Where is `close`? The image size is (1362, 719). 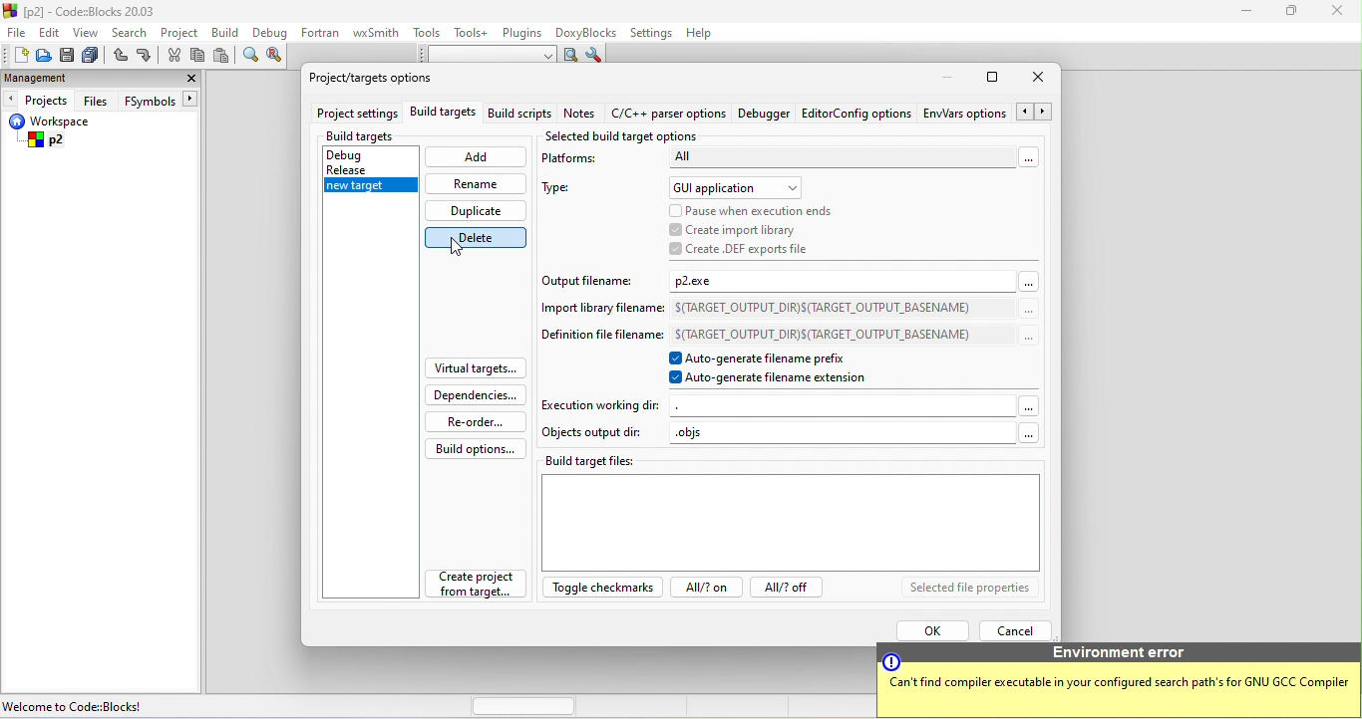
close is located at coordinates (1337, 15).